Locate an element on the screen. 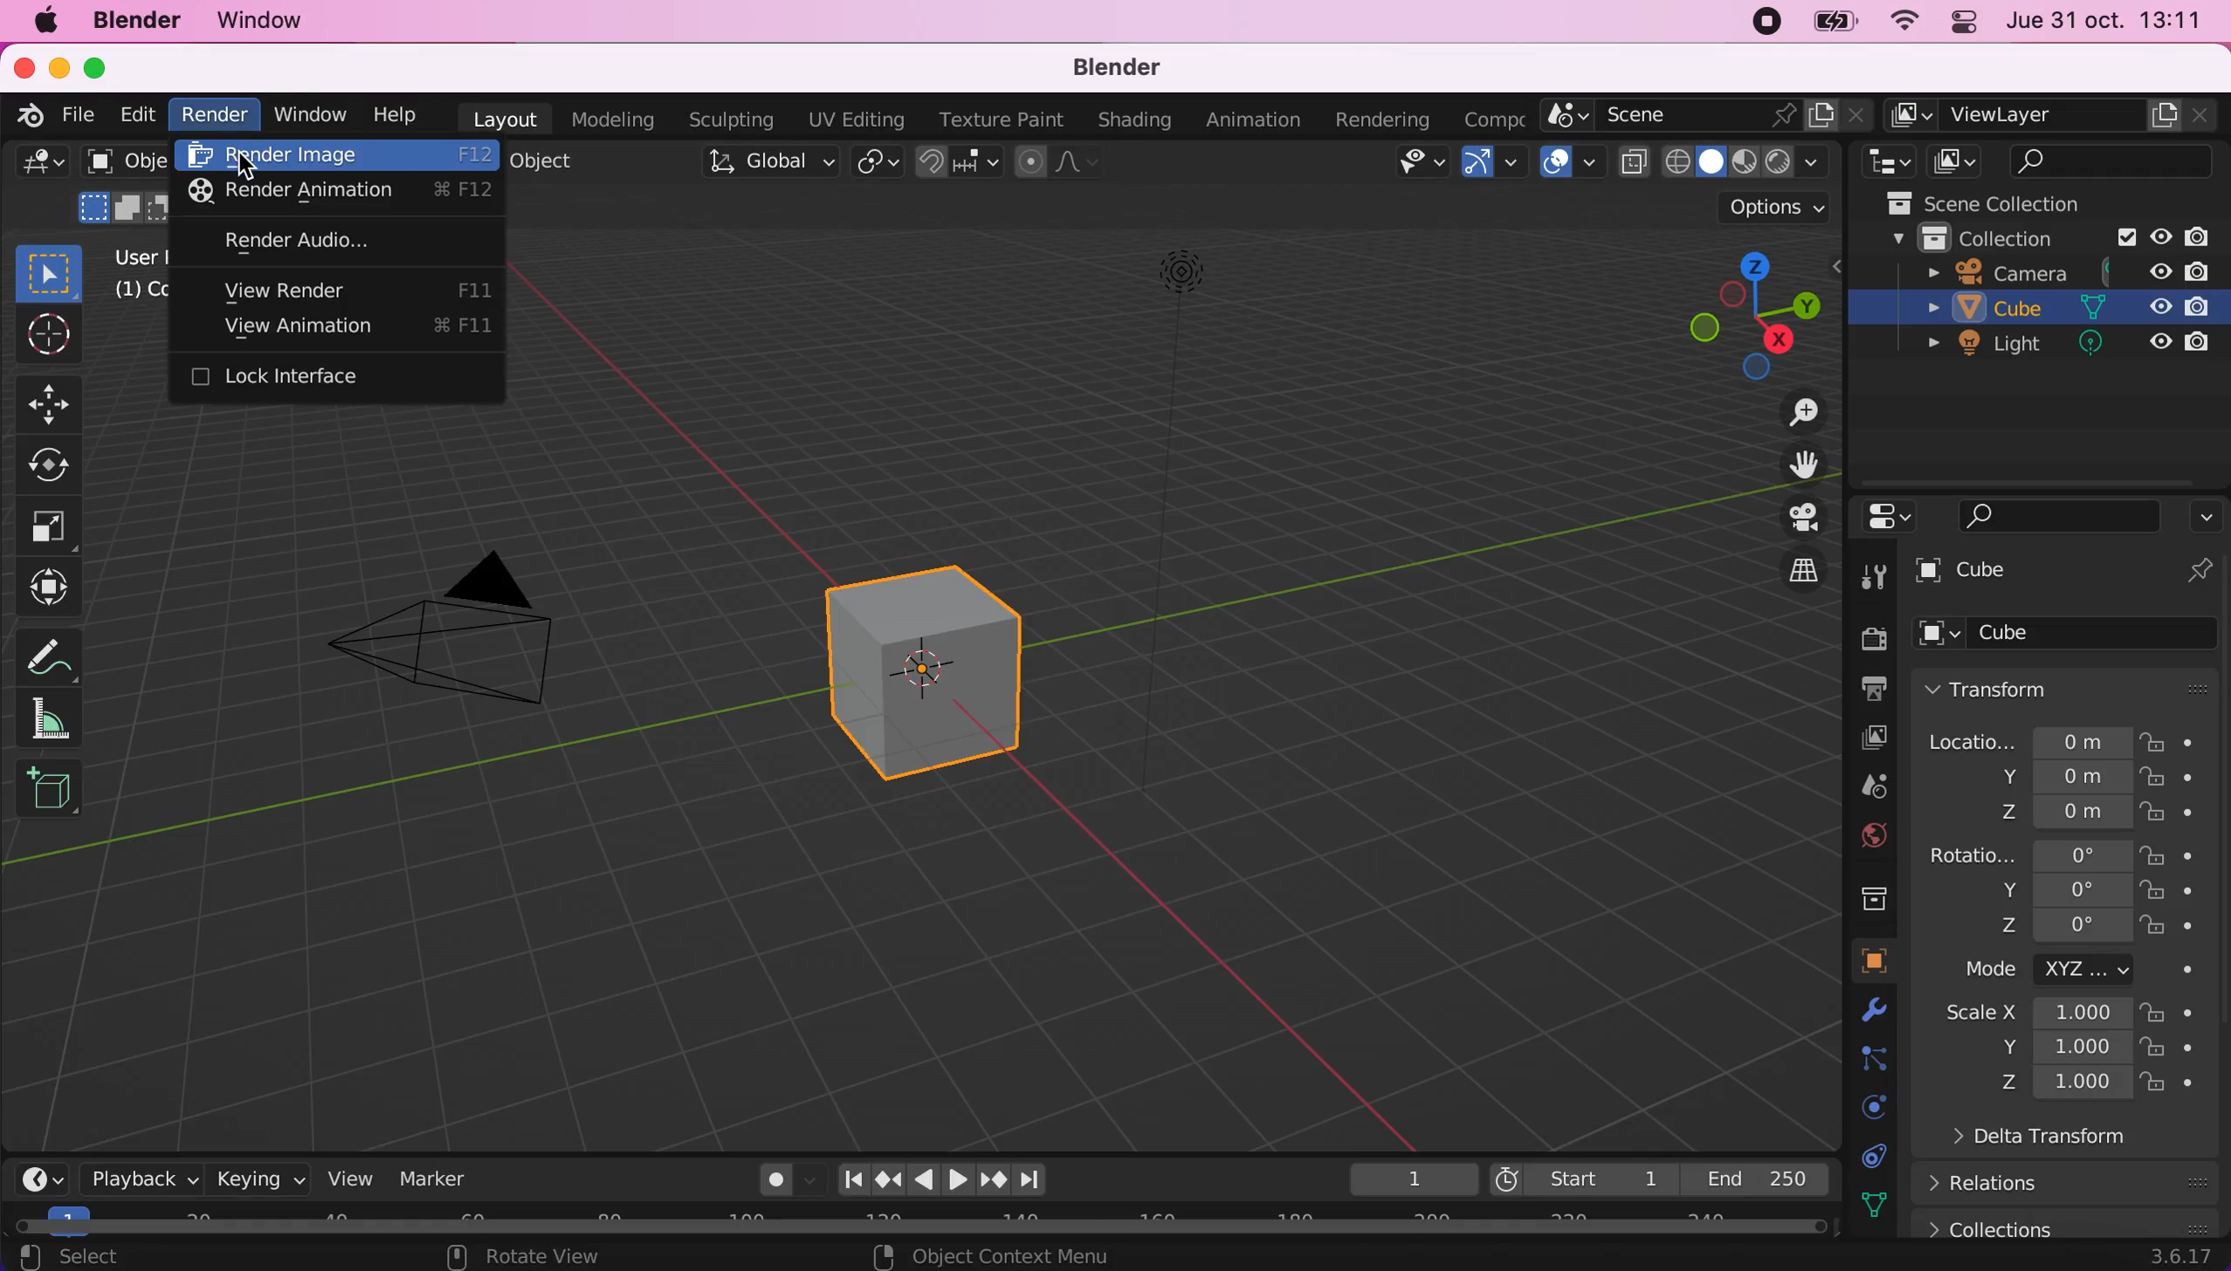 The width and height of the screenshot is (2231, 1271). 3.6.17 is located at coordinates (2176, 1259).